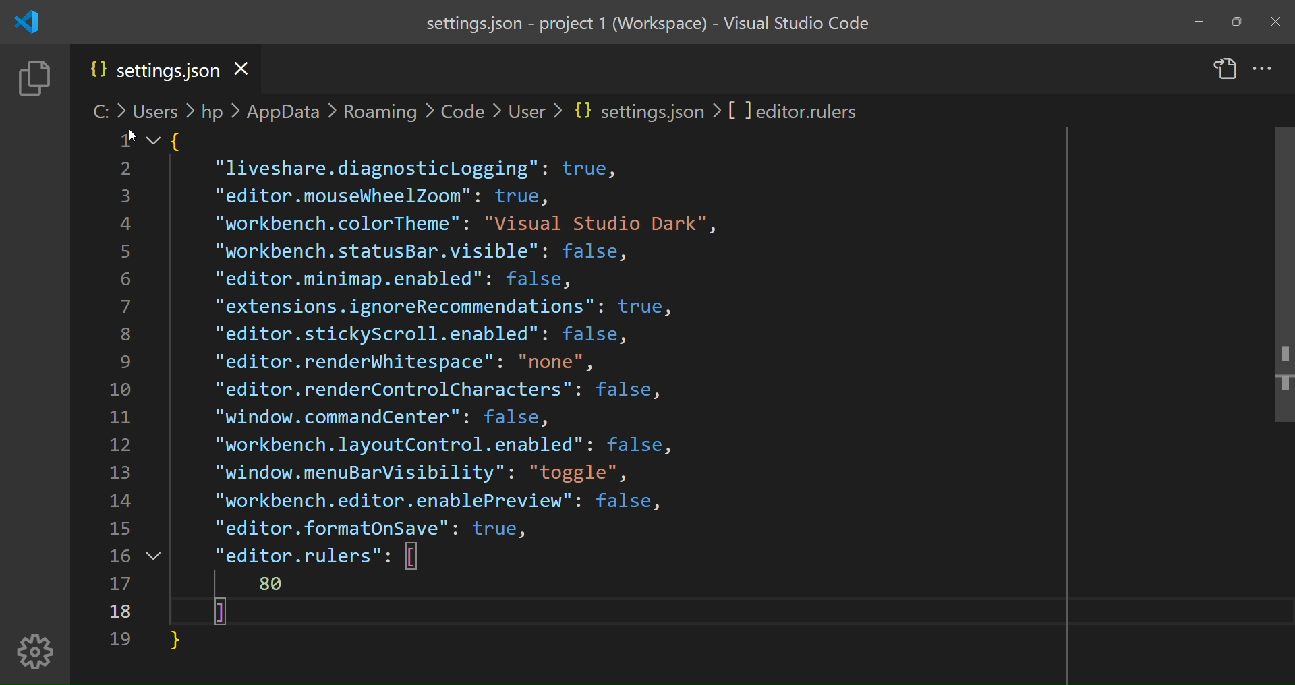 This screenshot has width=1295, height=685. Describe the element at coordinates (248, 67) in the screenshot. I see `close file` at that location.